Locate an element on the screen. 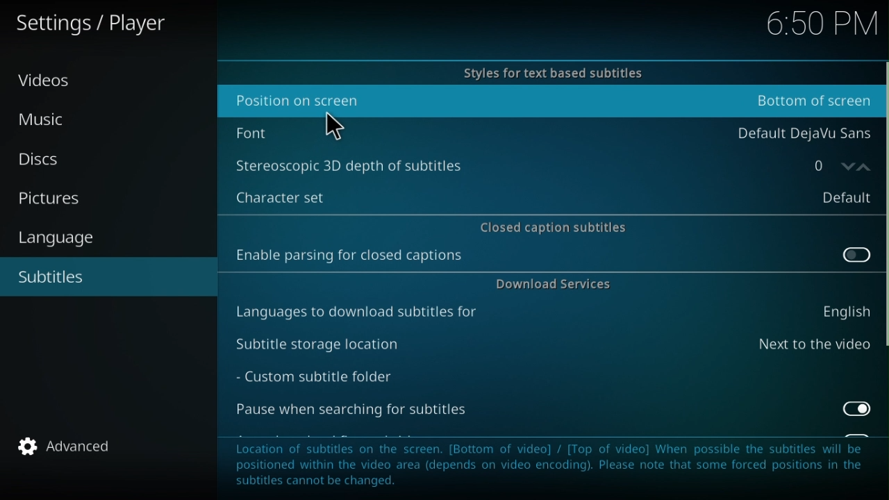 The image size is (889, 500). number input is located at coordinates (831, 165).